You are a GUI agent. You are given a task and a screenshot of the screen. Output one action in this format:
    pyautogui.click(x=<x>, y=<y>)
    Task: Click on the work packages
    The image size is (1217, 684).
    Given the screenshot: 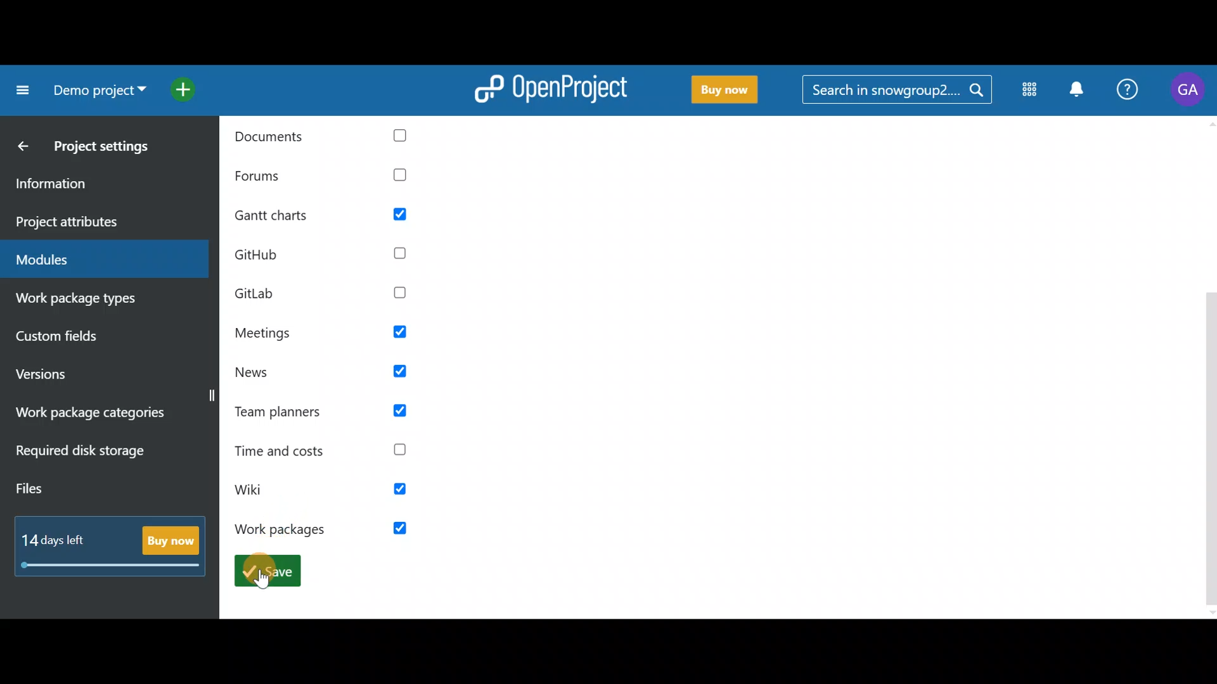 What is the action you would take?
    pyautogui.click(x=326, y=529)
    